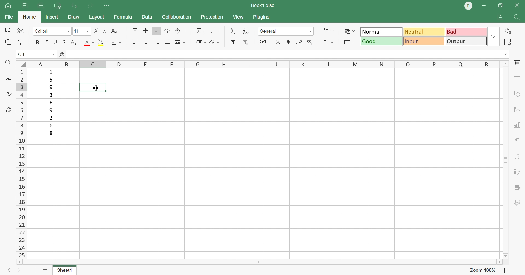  Describe the element at coordinates (465, 41) in the screenshot. I see `Output` at that location.